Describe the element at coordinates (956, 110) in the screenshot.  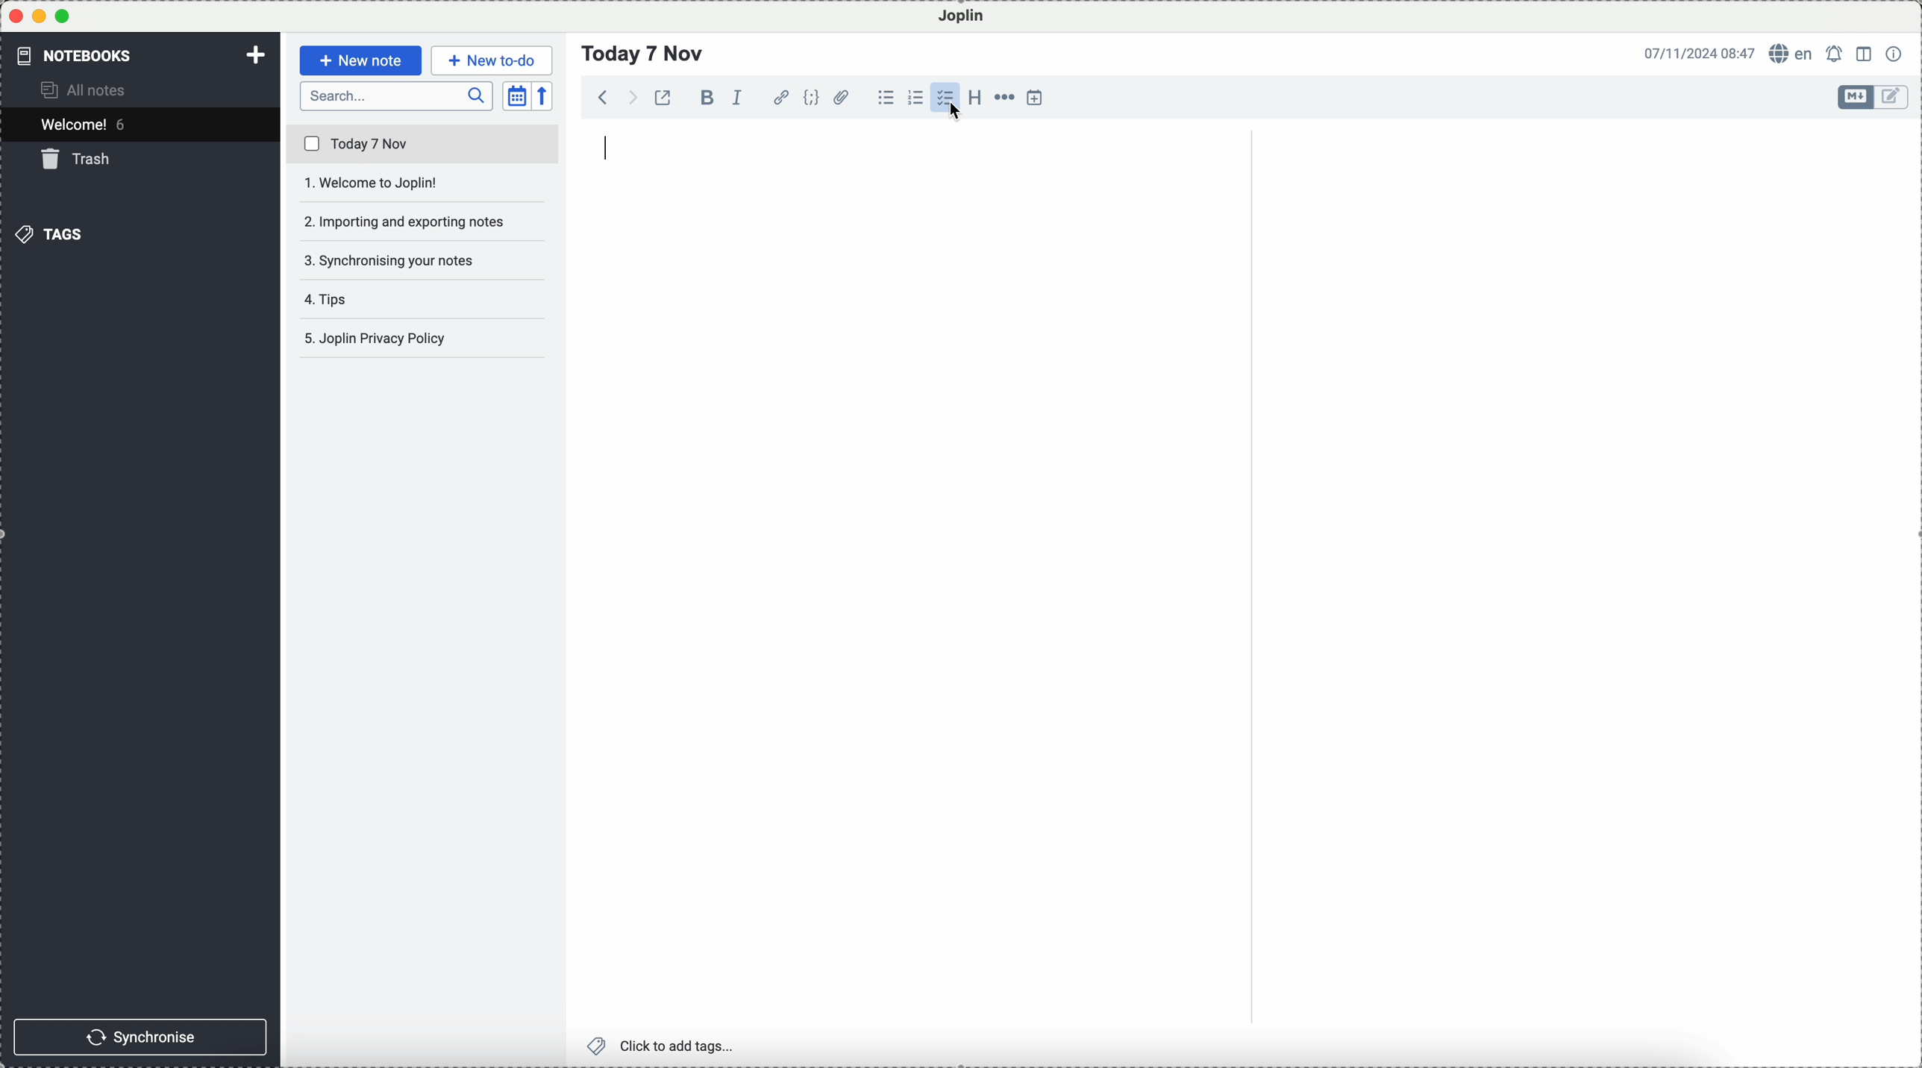
I see `cursor` at that location.